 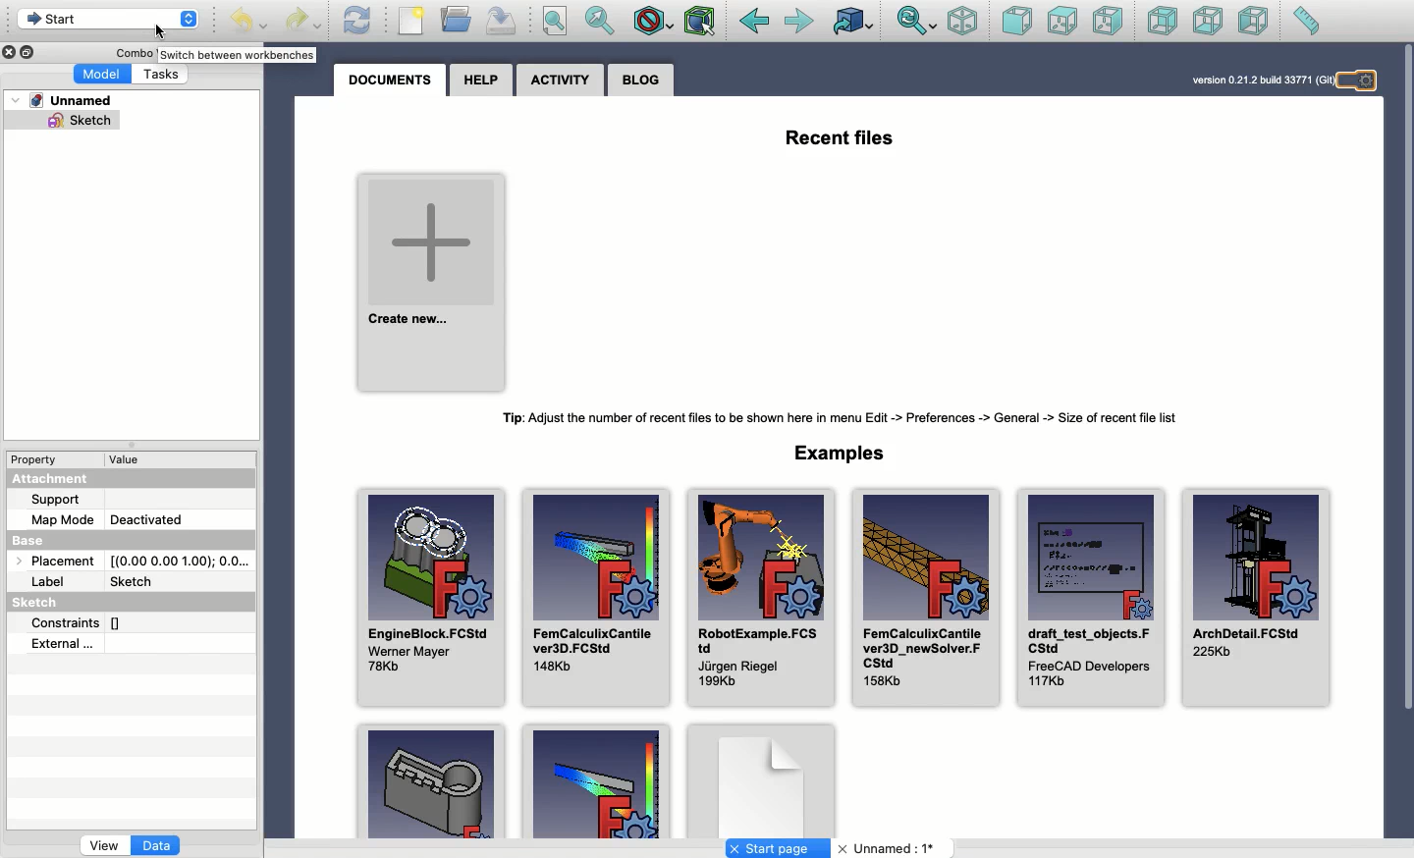 What do you see at coordinates (595, 780) in the screenshot?
I see `Examples` at bounding box center [595, 780].